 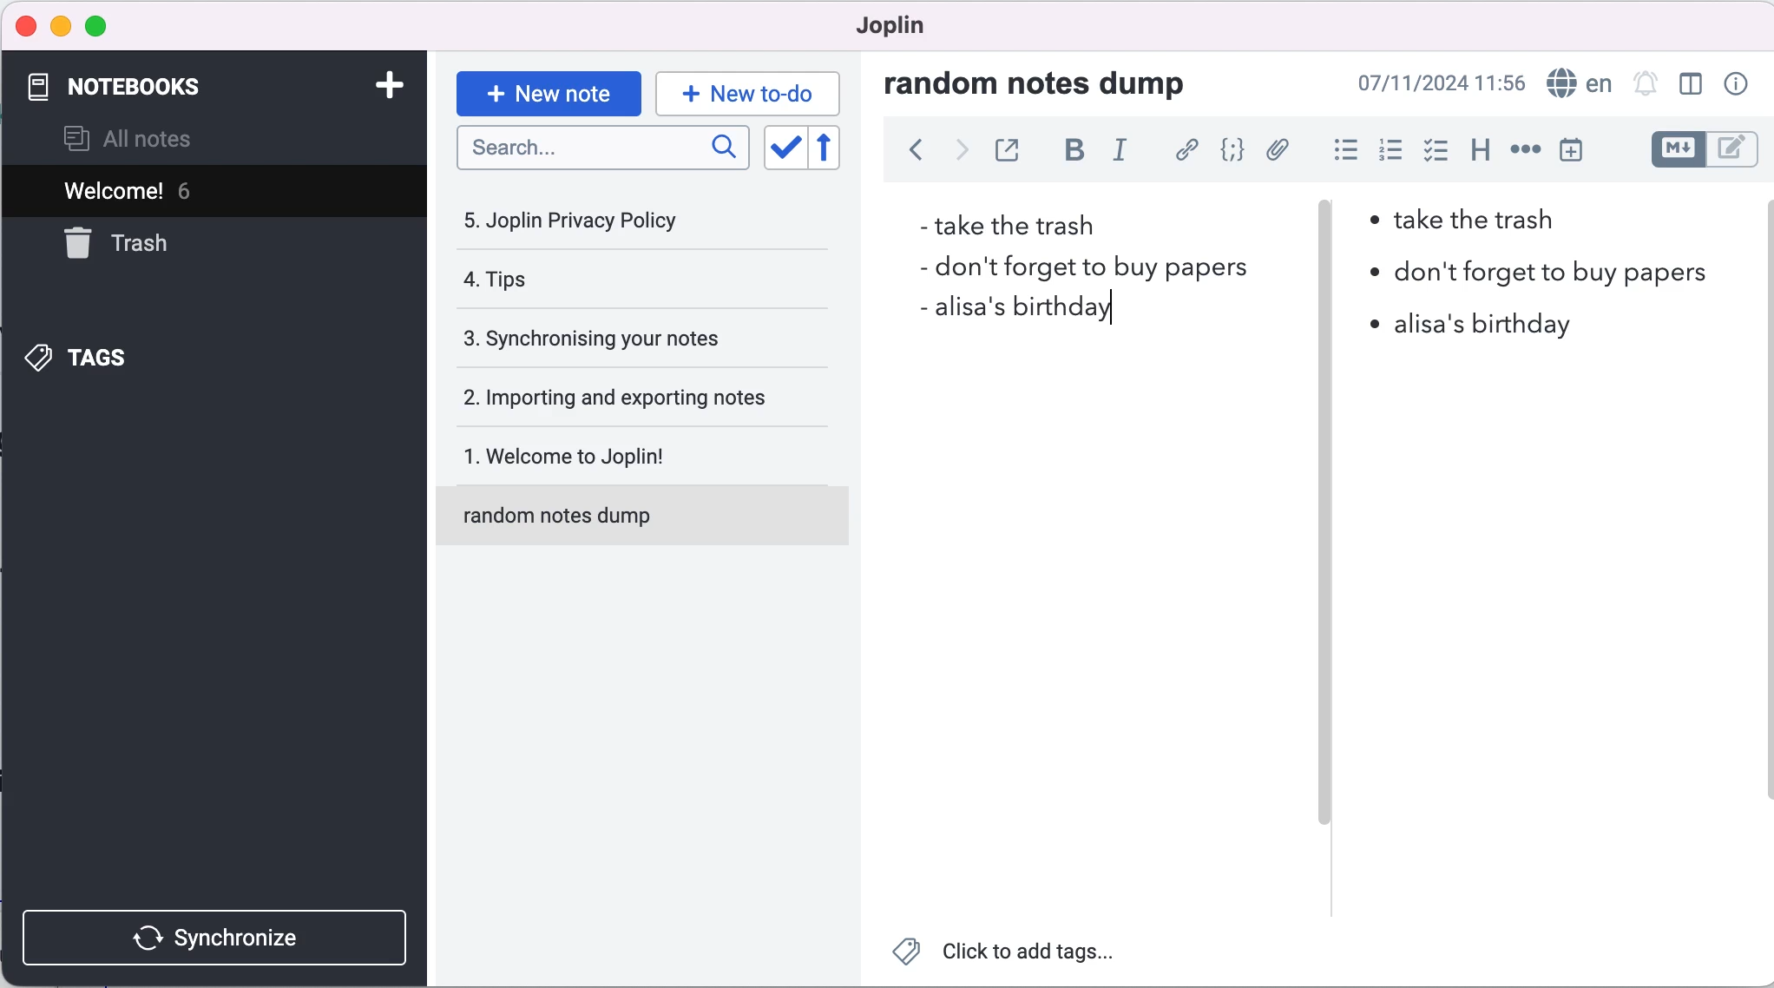 What do you see at coordinates (1113, 312) in the screenshot?
I see `cursor` at bounding box center [1113, 312].